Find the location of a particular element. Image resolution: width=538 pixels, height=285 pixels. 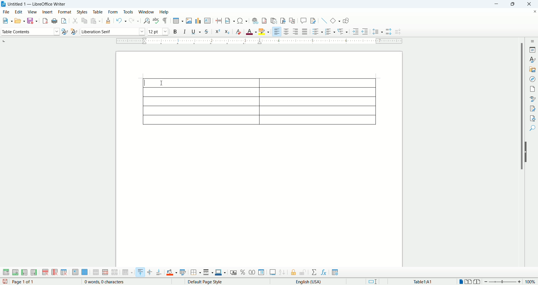

paste is located at coordinates (96, 21).